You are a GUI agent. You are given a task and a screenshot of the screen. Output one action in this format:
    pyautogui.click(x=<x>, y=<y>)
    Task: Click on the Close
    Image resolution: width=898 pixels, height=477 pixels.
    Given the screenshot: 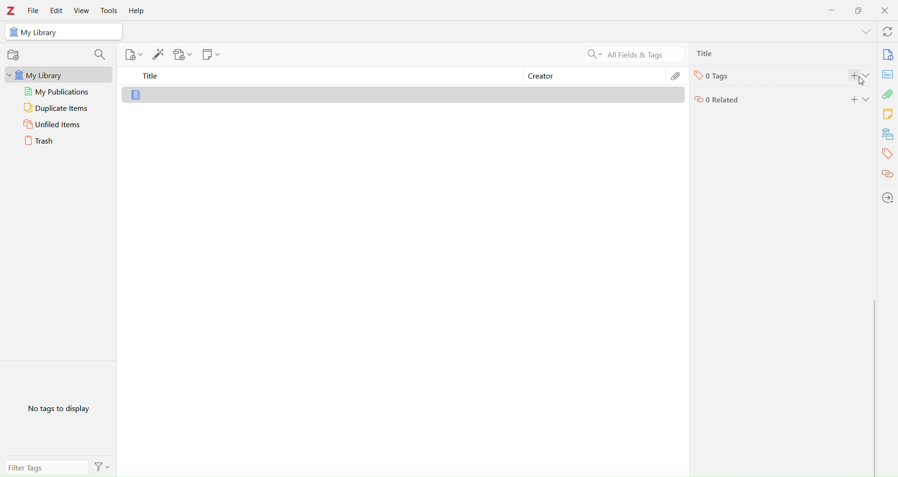 What is the action you would take?
    pyautogui.click(x=885, y=10)
    